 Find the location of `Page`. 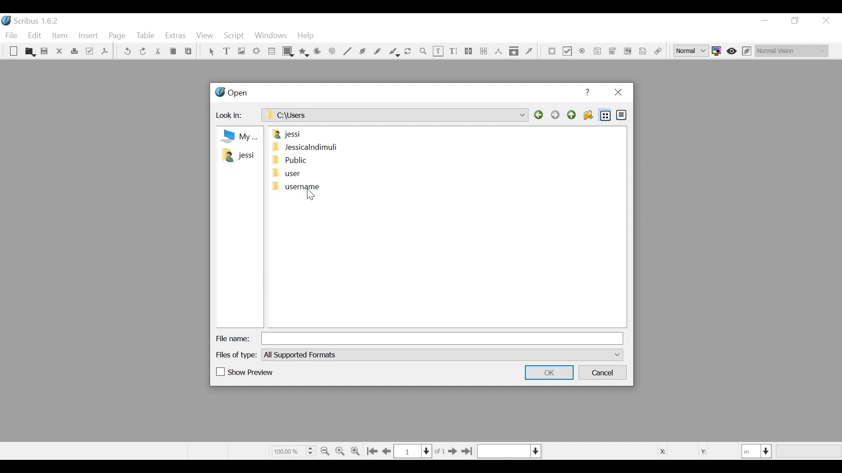

Page is located at coordinates (118, 36).